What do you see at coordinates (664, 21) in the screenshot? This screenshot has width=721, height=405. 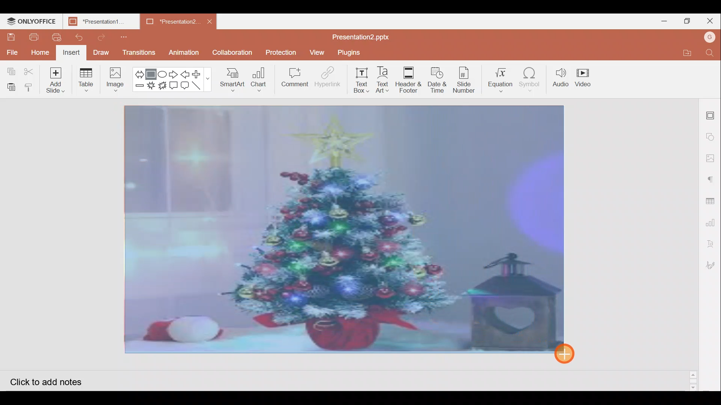 I see `Minimize` at bounding box center [664, 21].